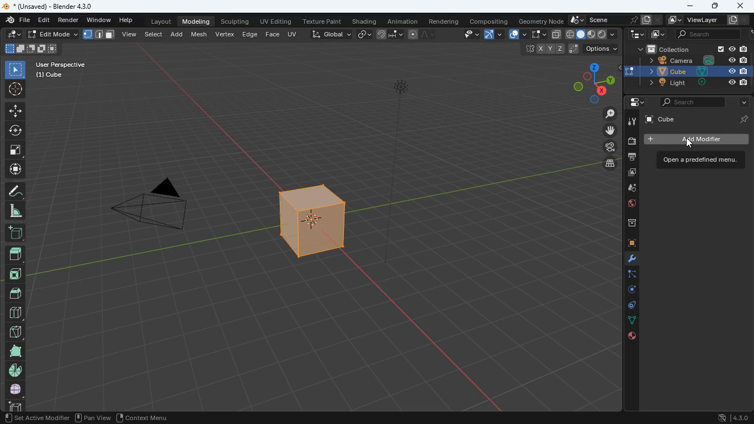  I want to click on motion, so click(697, 216).